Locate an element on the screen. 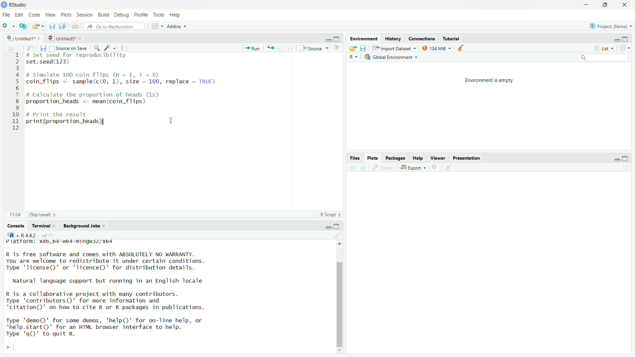 Image resolution: width=635 pixels, height=357 pixels. import dataset is located at coordinates (394, 47).